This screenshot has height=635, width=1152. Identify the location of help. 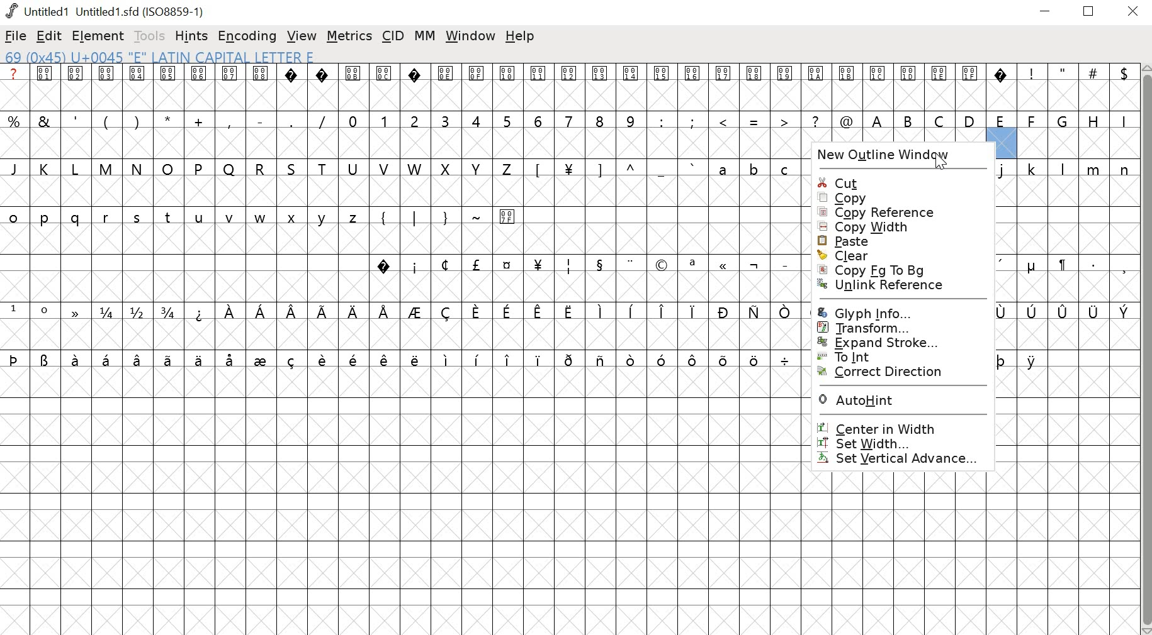
(520, 36).